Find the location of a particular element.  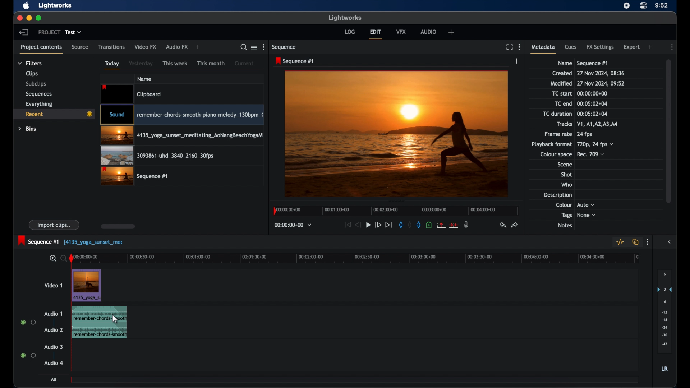

audio is located at coordinates (429, 32).